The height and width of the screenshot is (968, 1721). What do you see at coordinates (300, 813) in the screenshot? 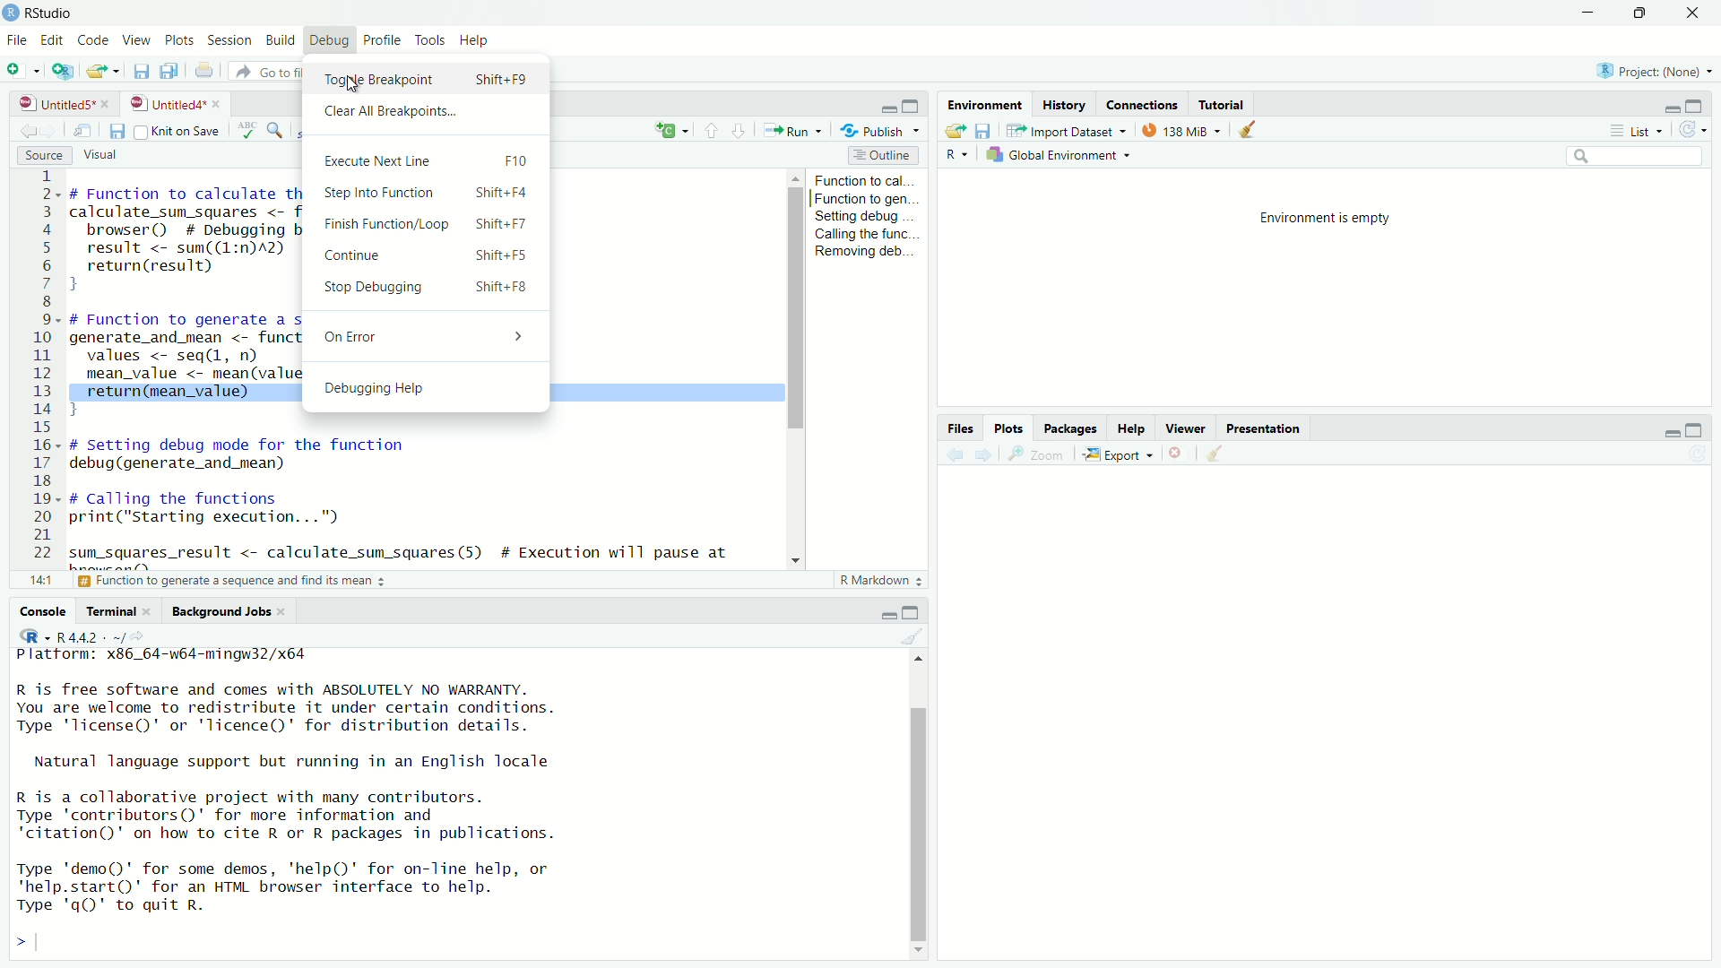
I see `R is a collaborative project with many contributors.
Type 'contributors()' for more information and
"citation()' on how to cite R or R packages in publications.` at bounding box center [300, 813].